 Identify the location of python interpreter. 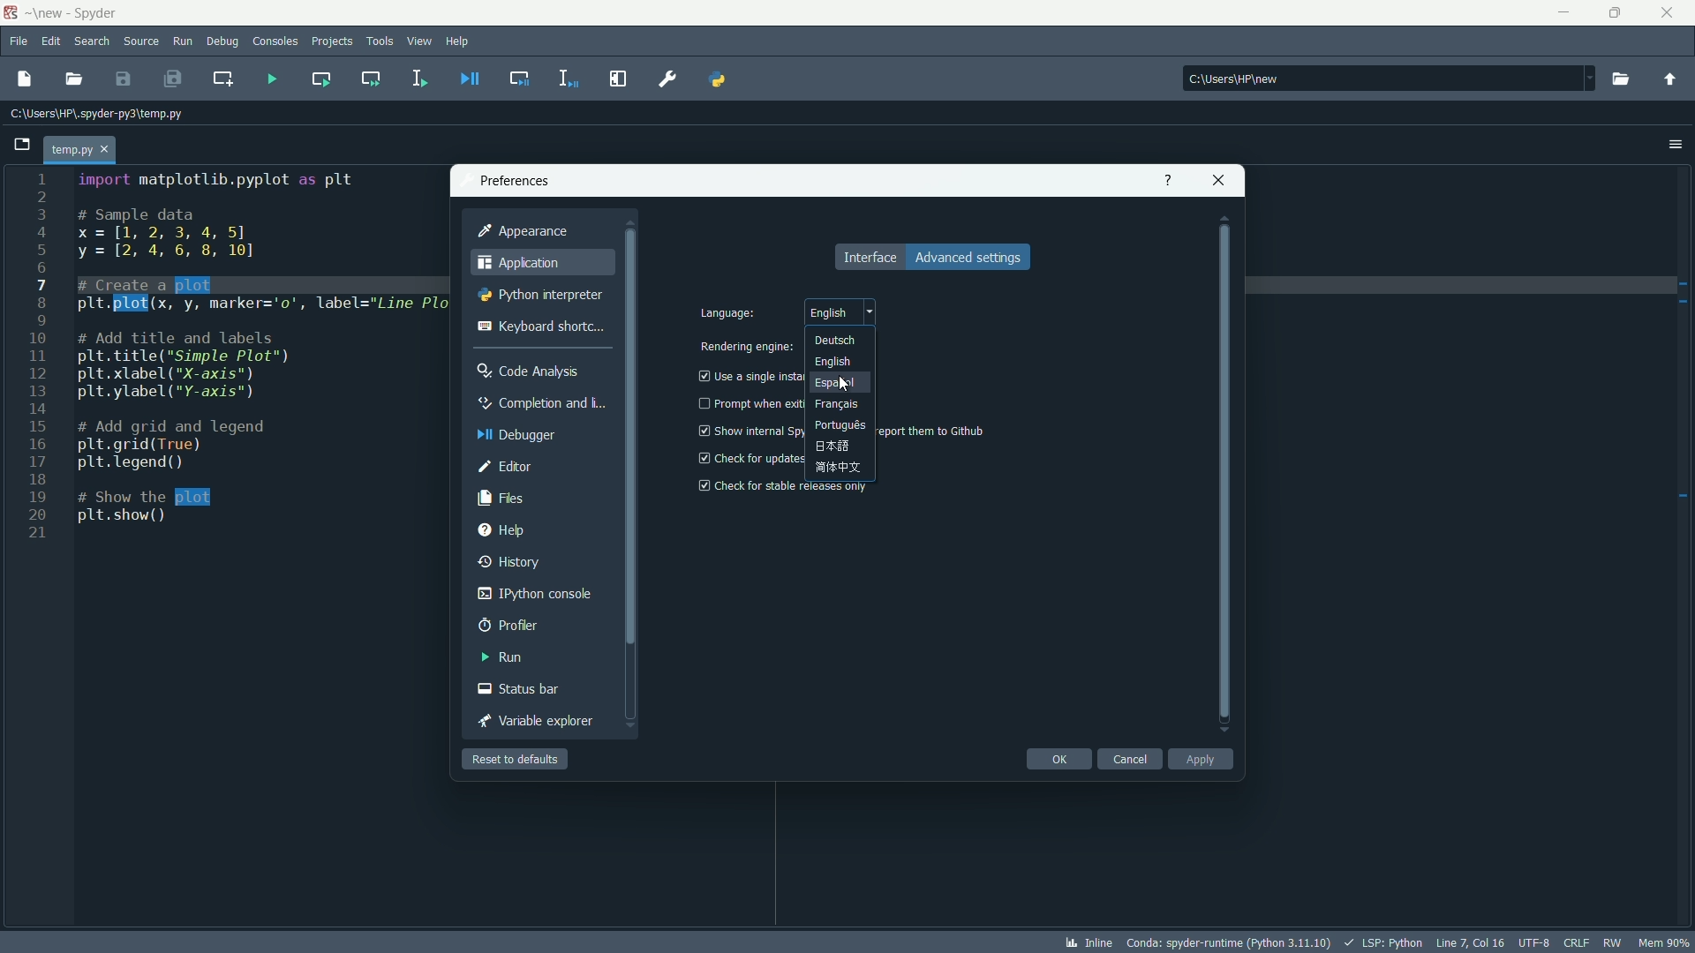
(542, 295).